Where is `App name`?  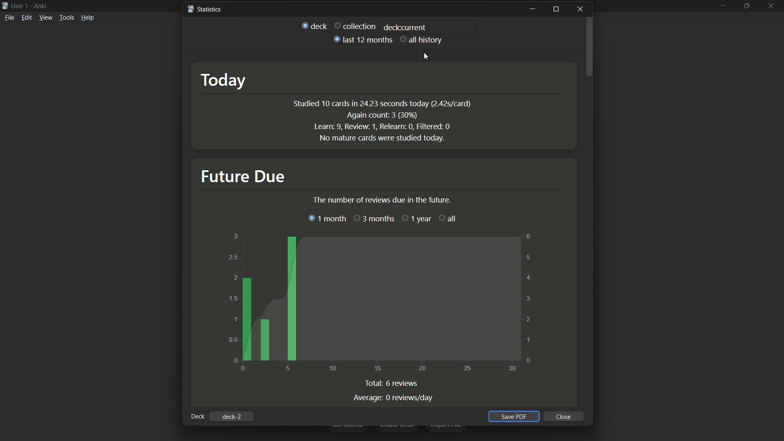
App name is located at coordinates (42, 6).